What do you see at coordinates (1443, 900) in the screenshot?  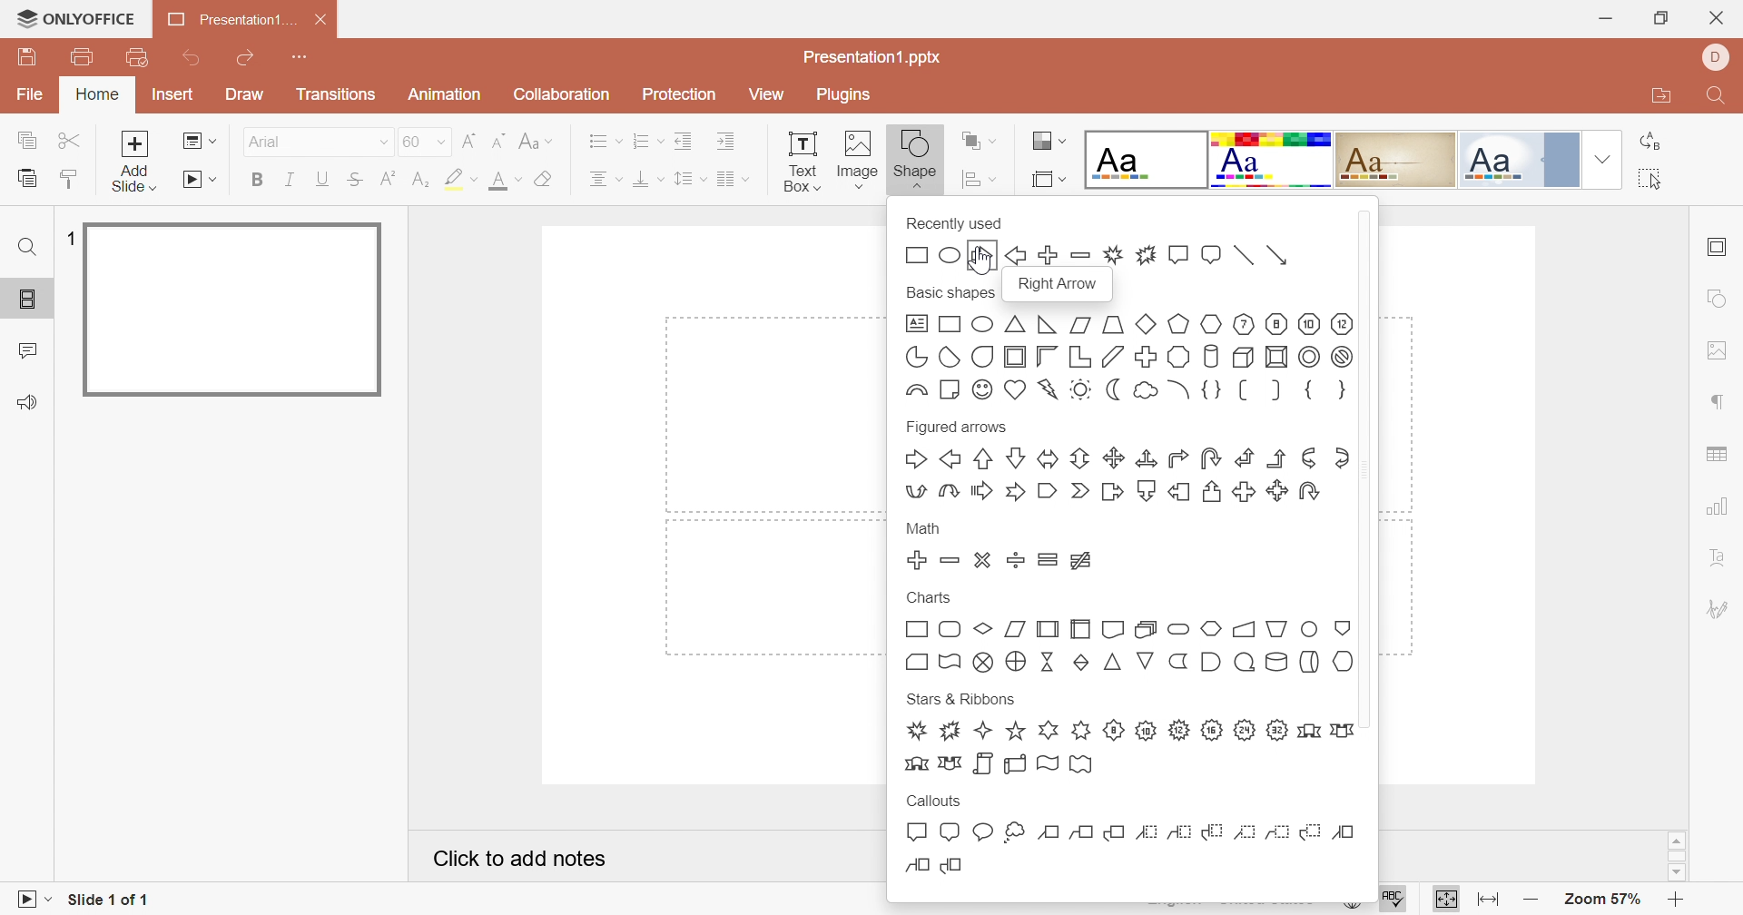 I see `Fit to slide` at bounding box center [1443, 900].